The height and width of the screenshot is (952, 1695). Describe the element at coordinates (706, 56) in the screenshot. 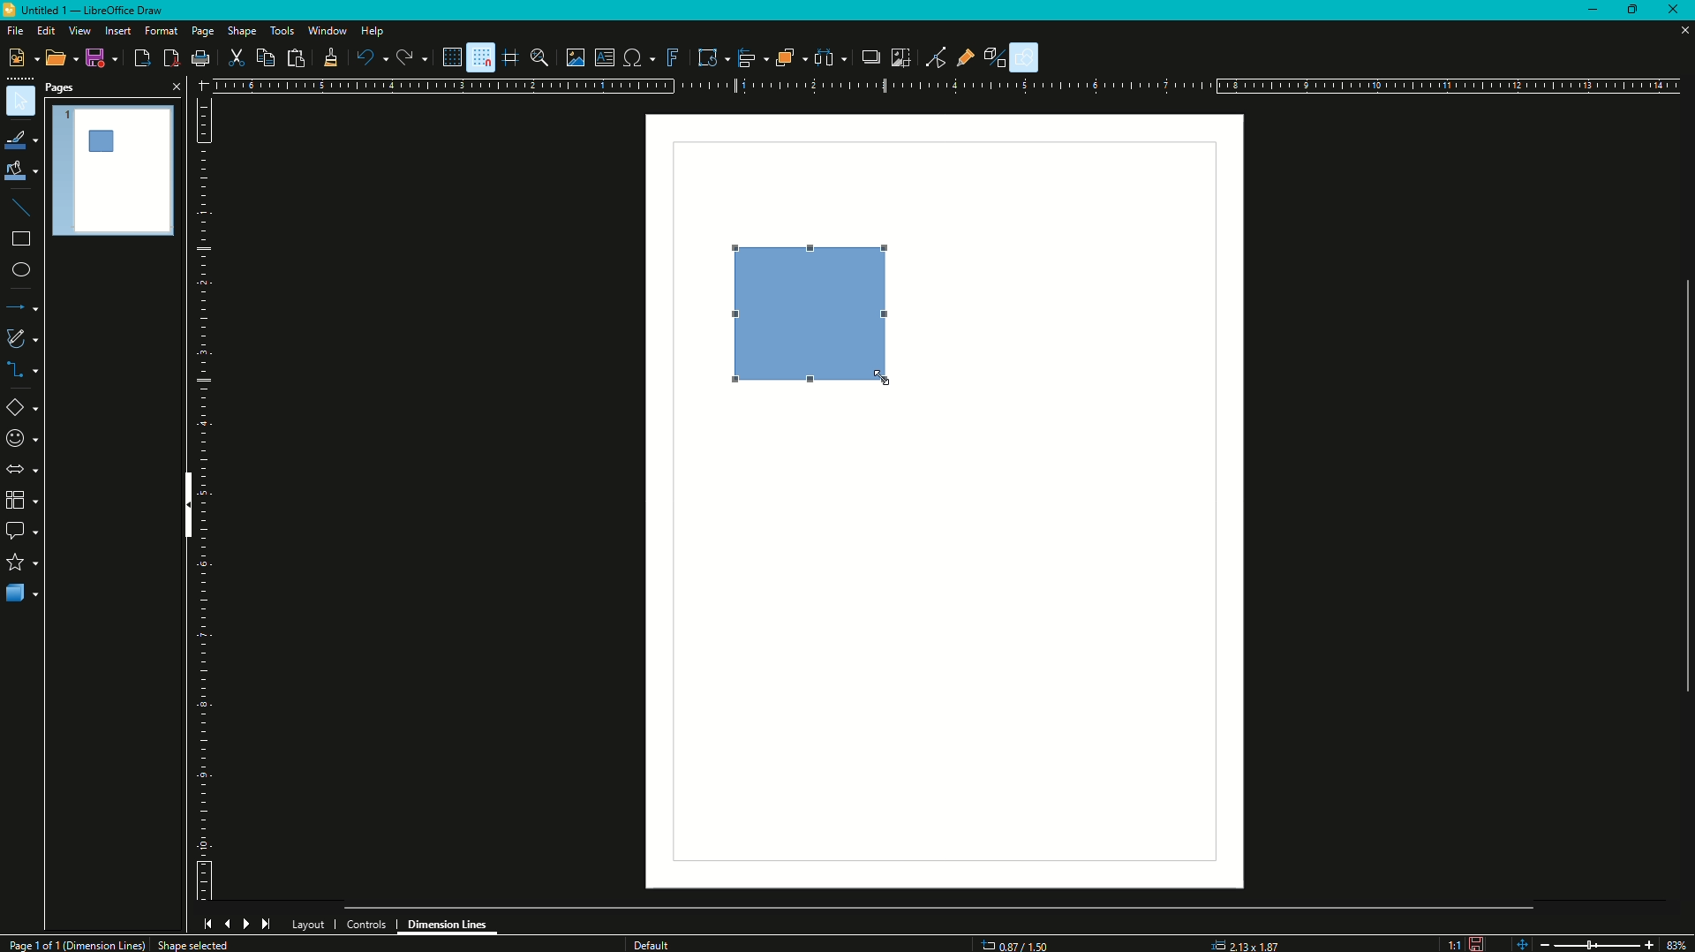

I see `Transformations` at that location.